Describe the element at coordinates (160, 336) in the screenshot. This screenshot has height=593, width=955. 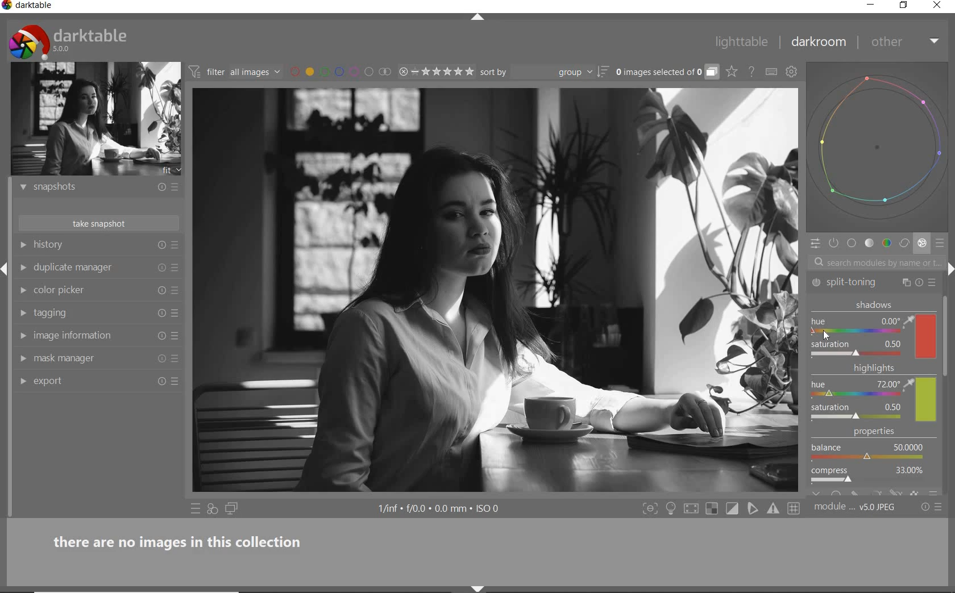
I see `reset` at that location.